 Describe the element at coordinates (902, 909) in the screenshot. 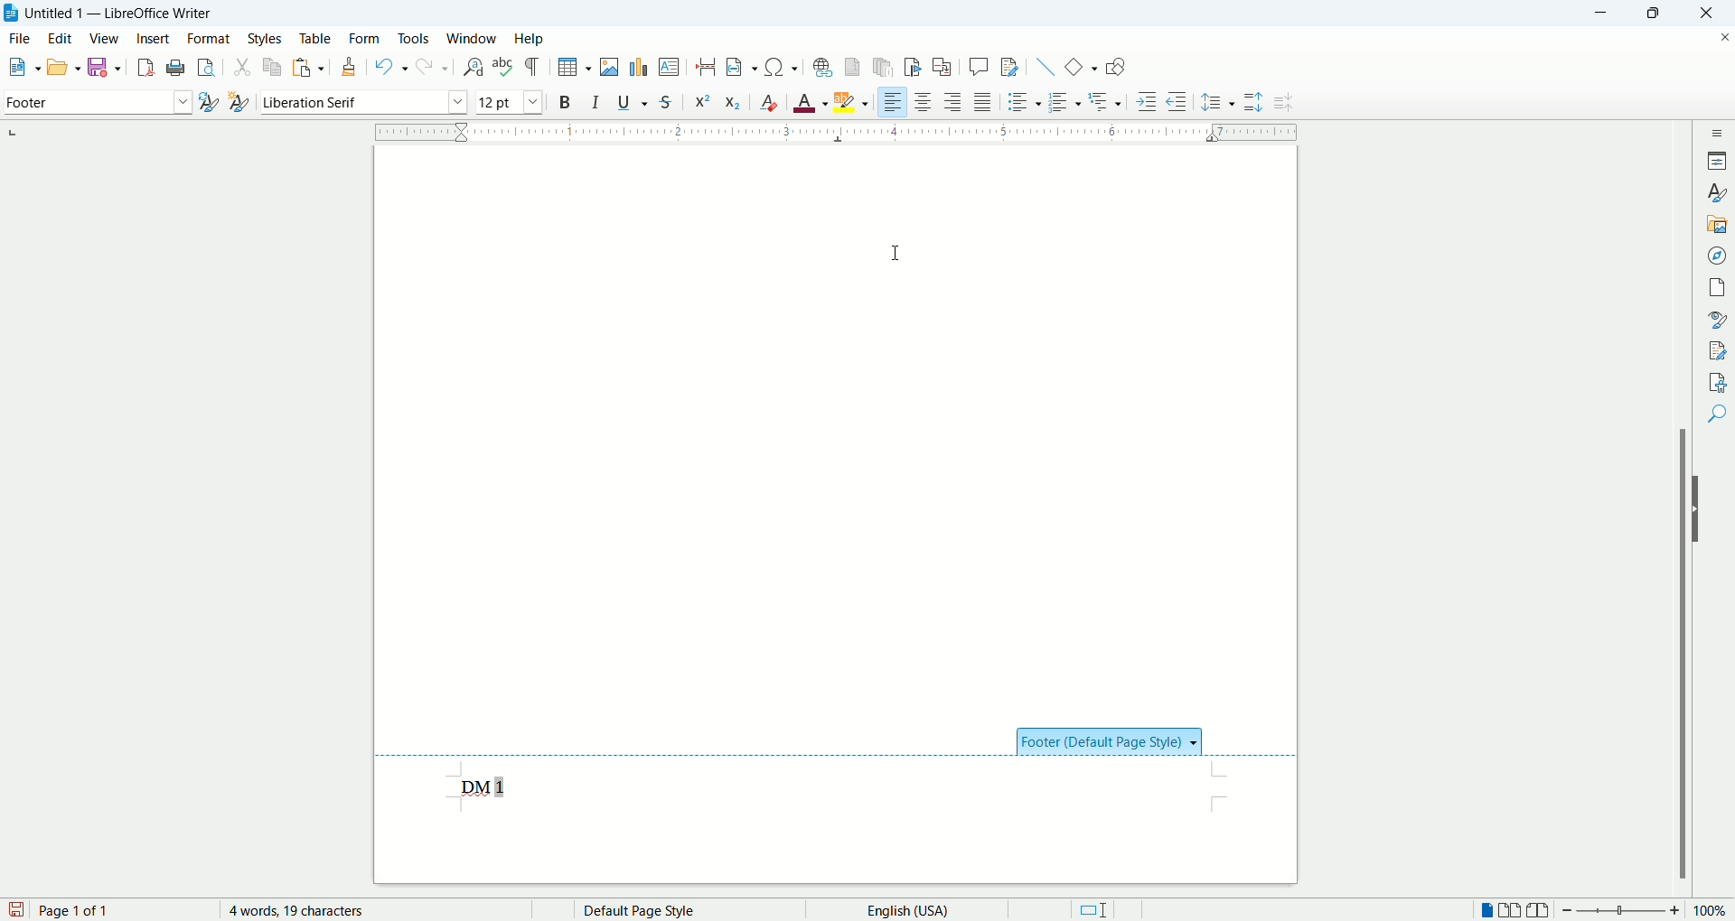

I see `text language` at that location.